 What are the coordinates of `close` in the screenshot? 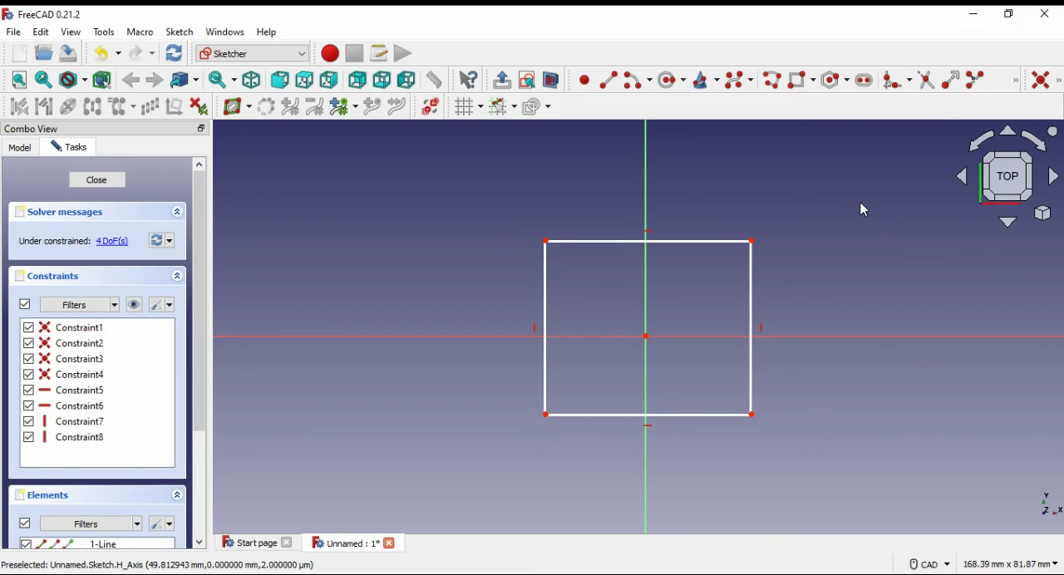 It's located at (97, 180).